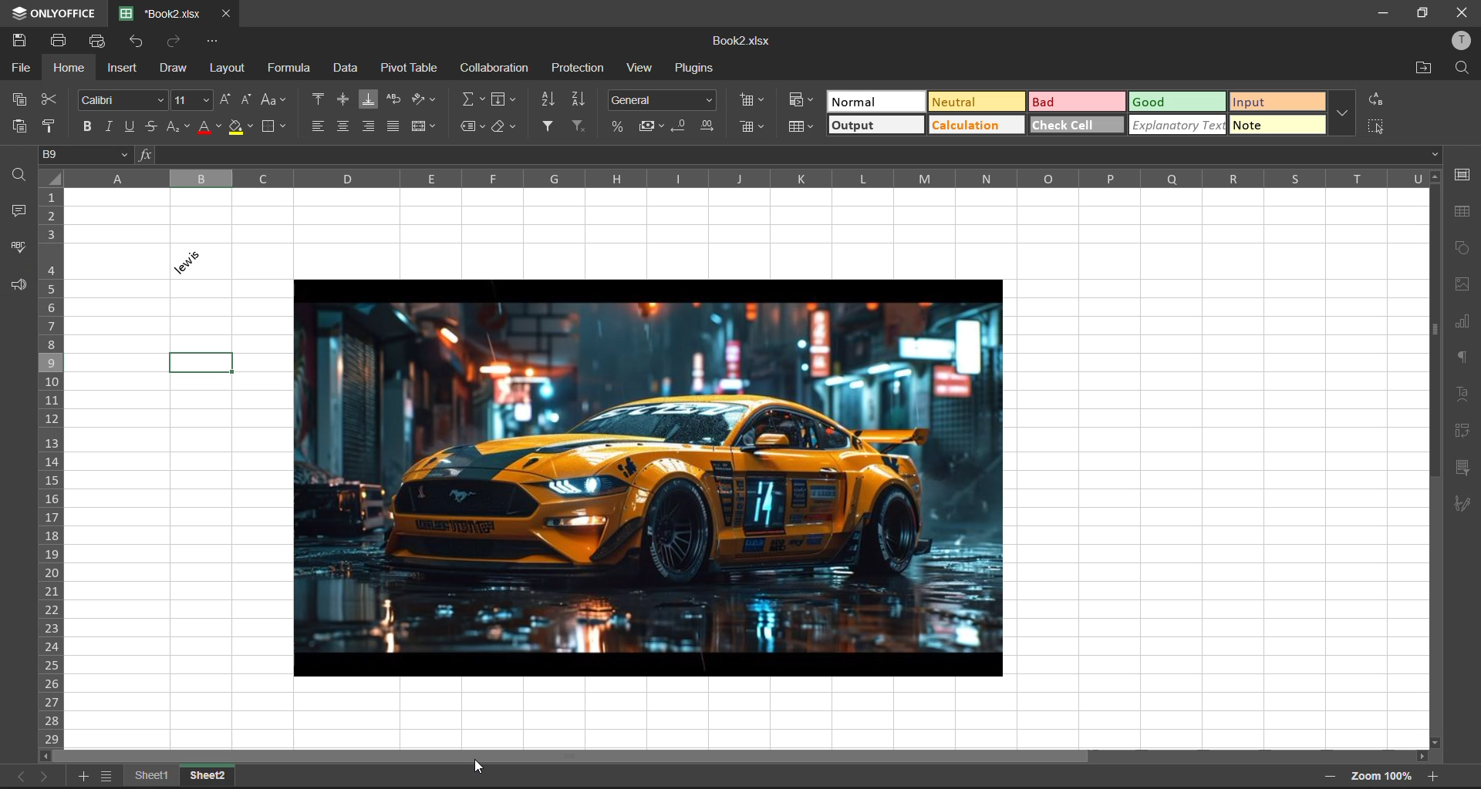 The width and height of the screenshot is (1481, 789). What do you see at coordinates (1462, 12) in the screenshot?
I see `close` at bounding box center [1462, 12].